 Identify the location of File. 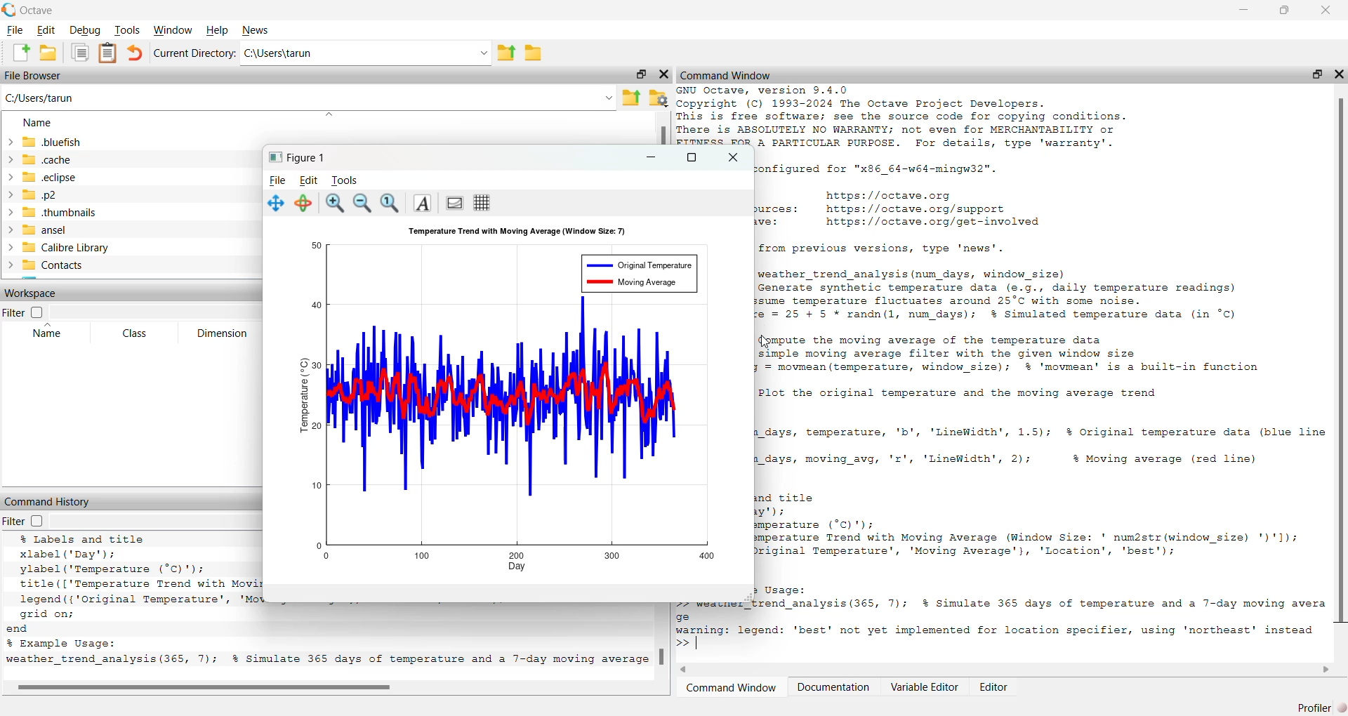
(13, 30).